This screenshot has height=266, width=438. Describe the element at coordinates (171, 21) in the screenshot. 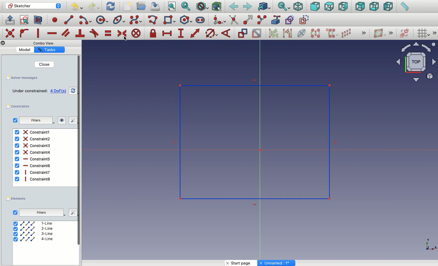

I see `Rectangle` at that location.